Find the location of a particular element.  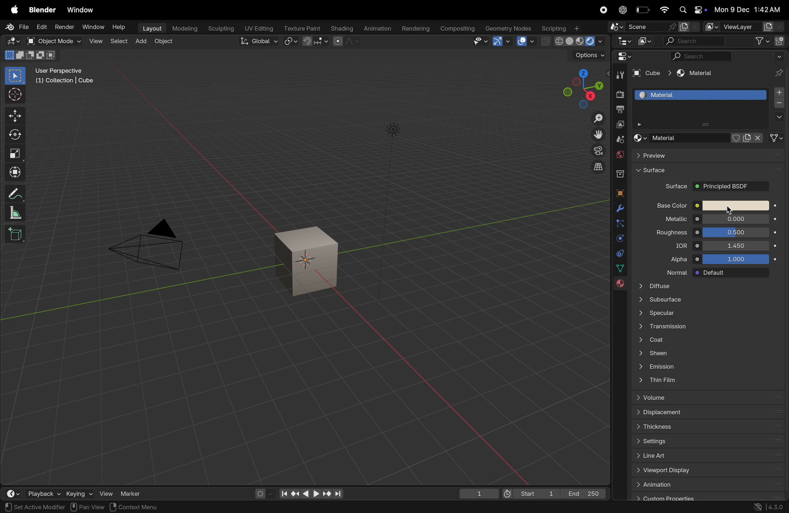

physics is located at coordinates (619, 238).